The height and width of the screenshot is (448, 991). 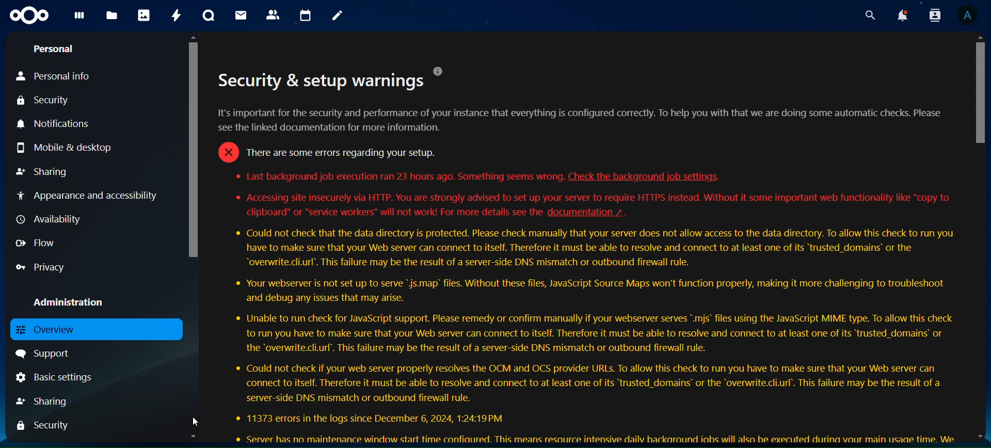 I want to click on photos, so click(x=142, y=16).